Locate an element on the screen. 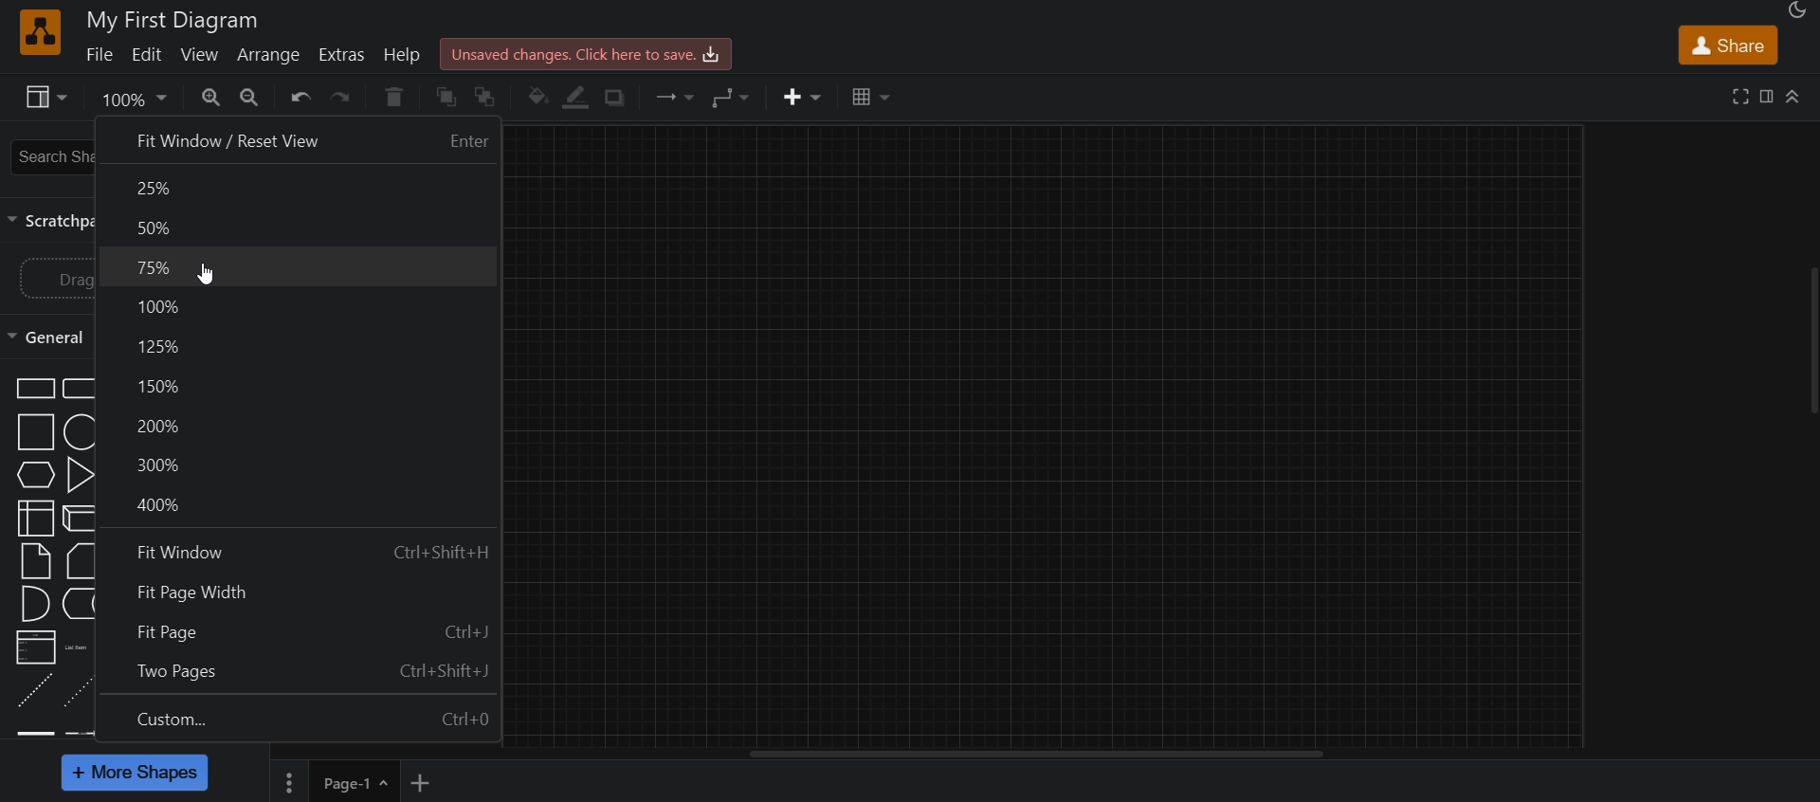  logo is located at coordinates (38, 33).